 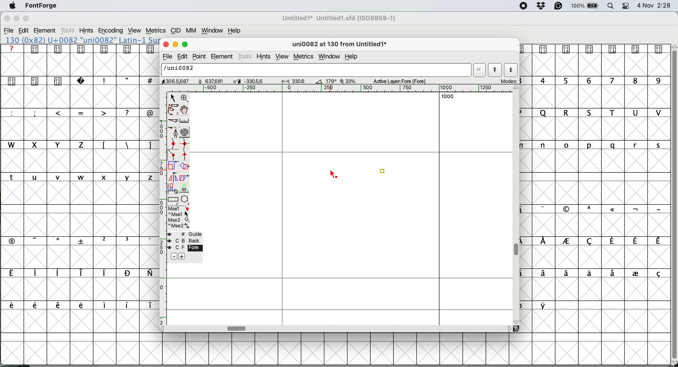 What do you see at coordinates (42, 5) in the screenshot?
I see `fontforge` at bounding box center [42, 5].